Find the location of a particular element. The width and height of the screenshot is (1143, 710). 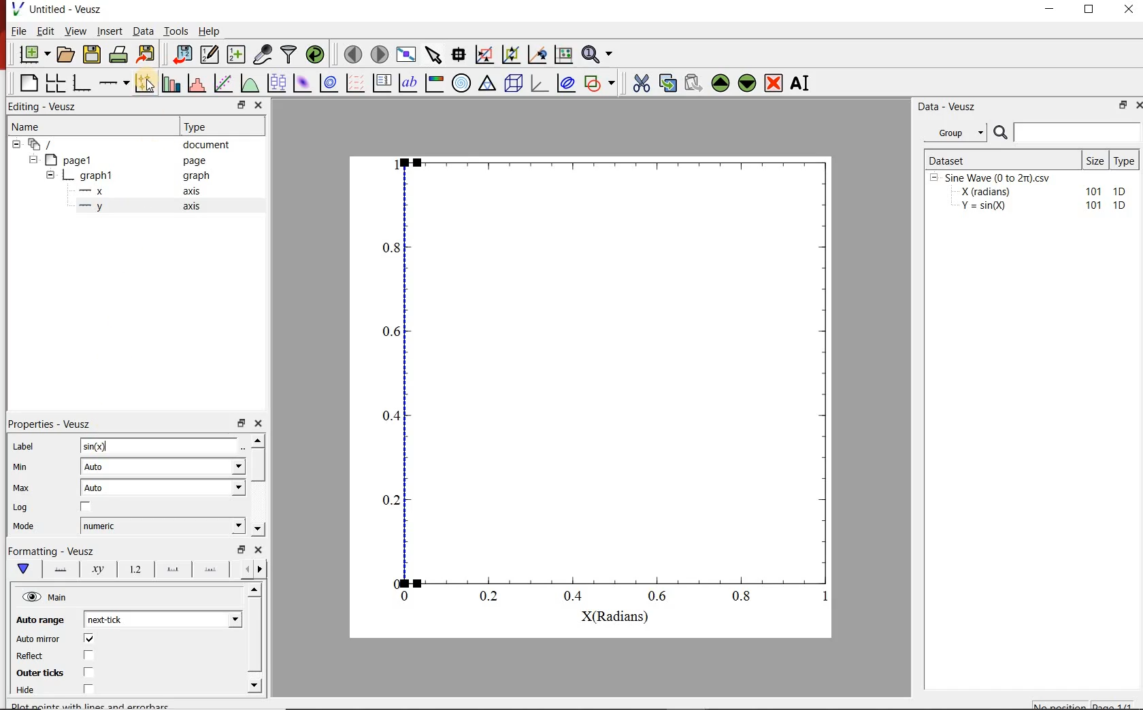

Up is located at coordinates (258, 440).